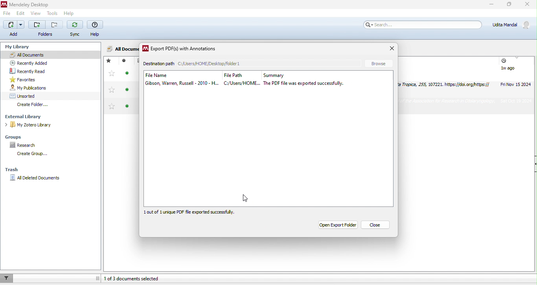 The width and height of the screenshot is (537, 285). Describe the element at coordinates (22, 13) in the screenshot. I see `edit` at that location.